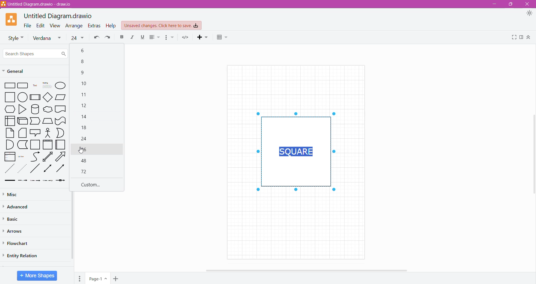  What do you see at coordinates (521, 38) in the screenshot?
I see `Format` at bounding box center [521, 38].